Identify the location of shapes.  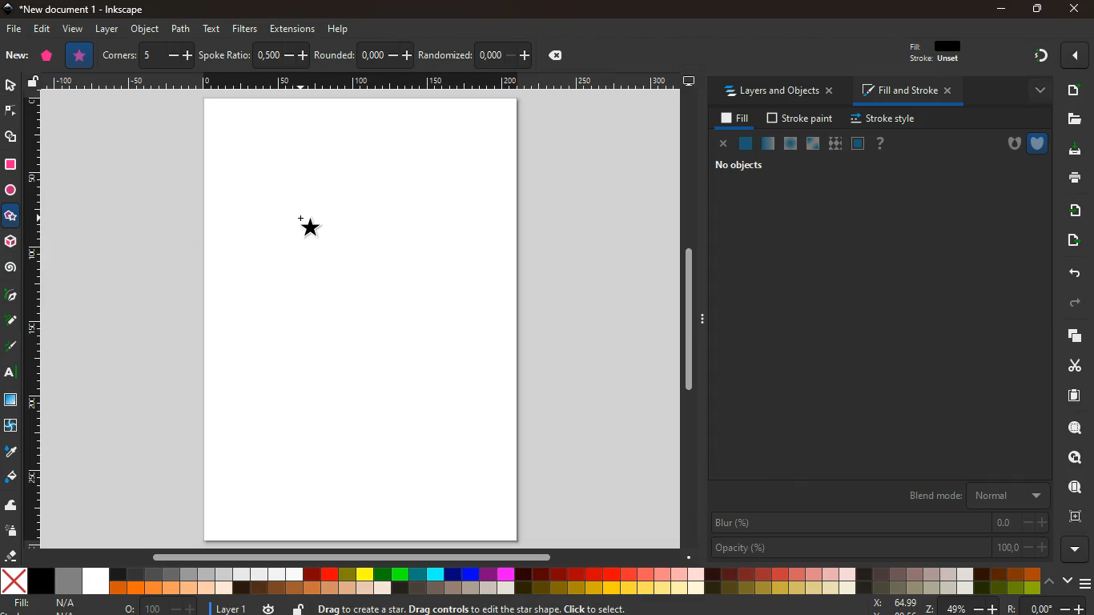
(11, 139).